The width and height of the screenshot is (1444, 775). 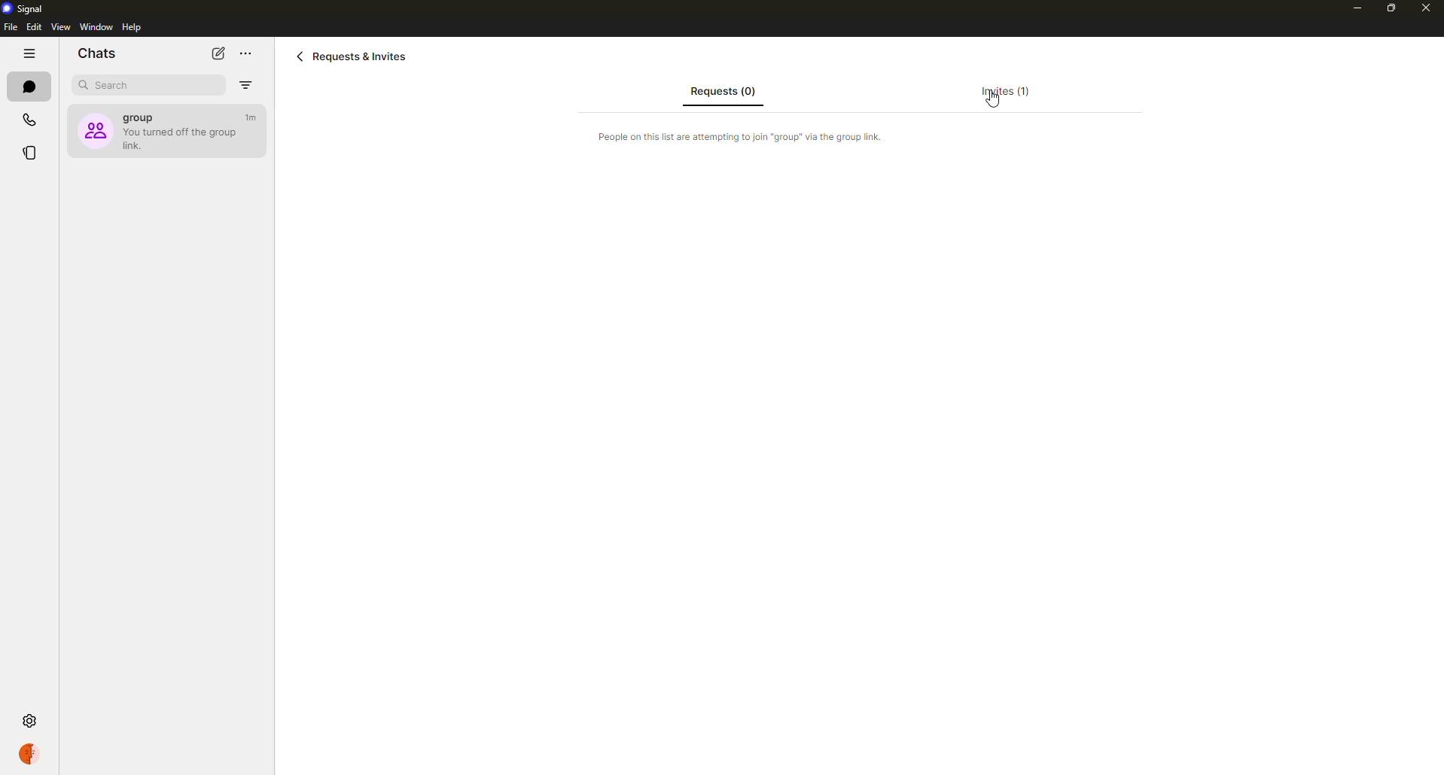 I want to click on maximize, so click(x=1383, y=9).